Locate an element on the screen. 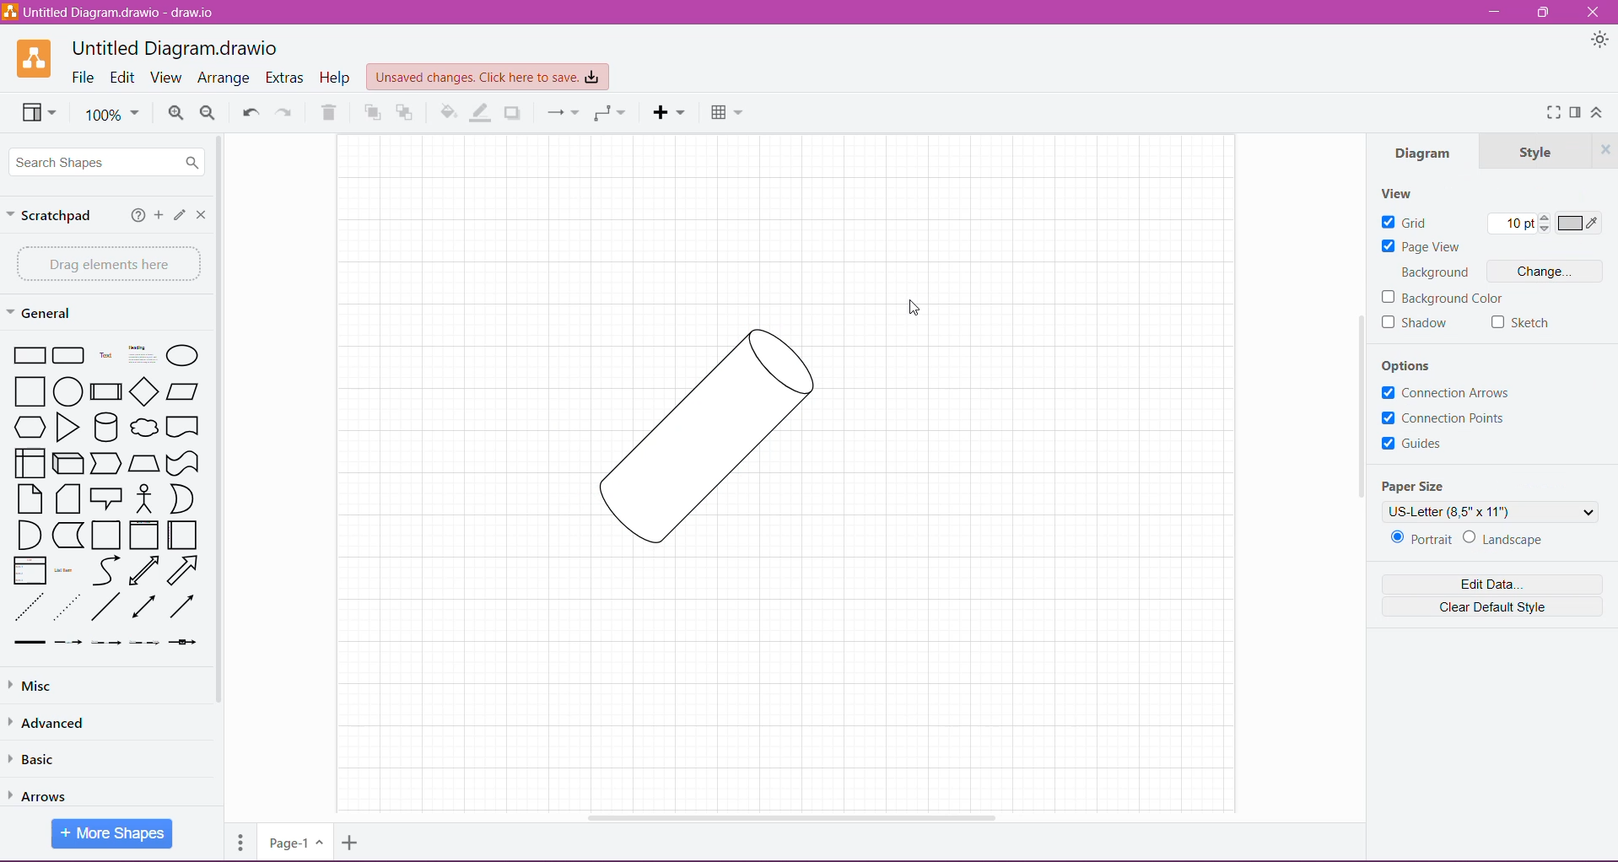  Diagram is located at coordinates (1421, 155).